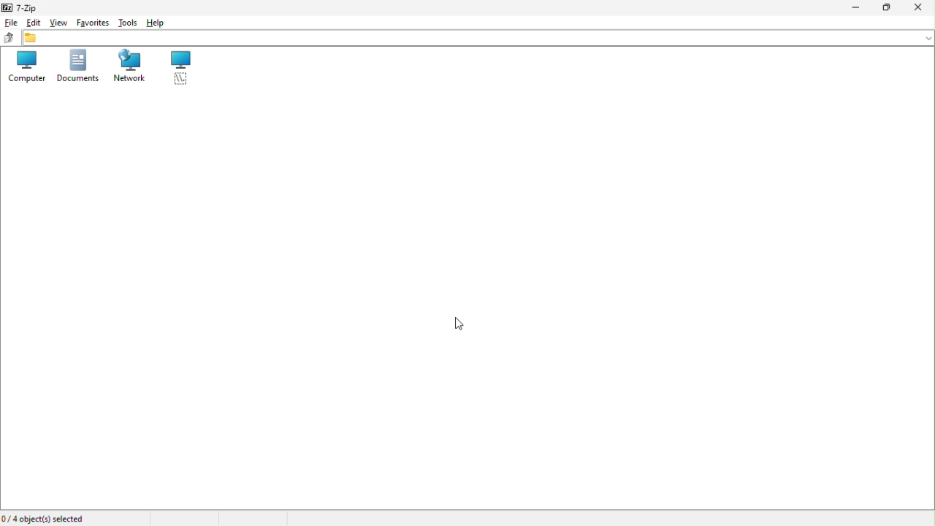  Describe the element at coordinates (128, 19) in the screenshot. I see `Tools` at that location.